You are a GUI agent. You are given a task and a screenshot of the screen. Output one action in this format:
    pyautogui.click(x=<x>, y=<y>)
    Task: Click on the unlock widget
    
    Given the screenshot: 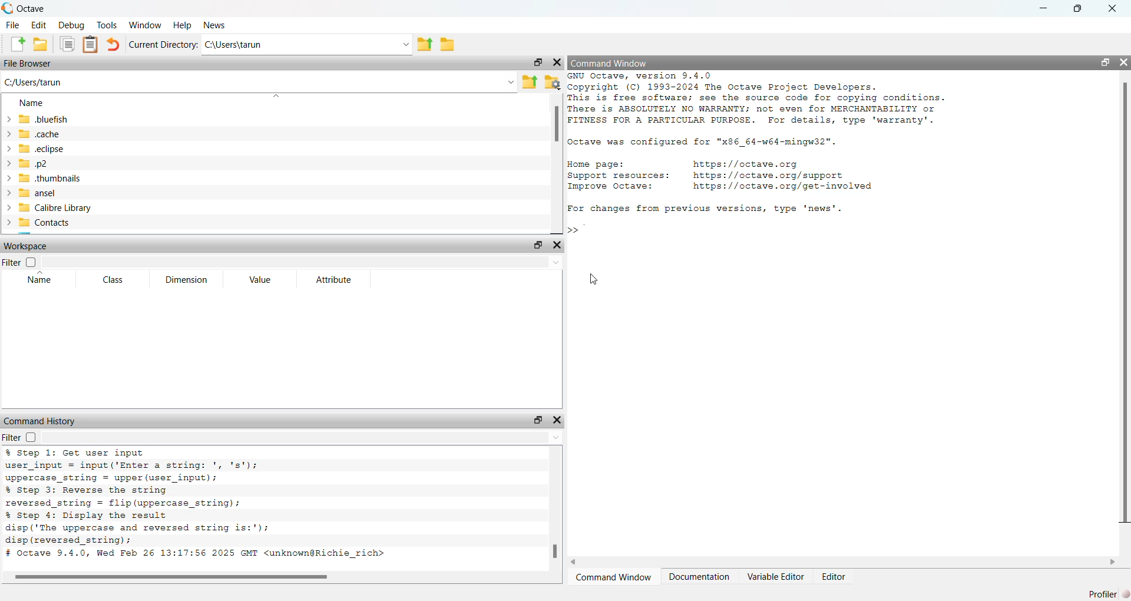 What is the action you would take?
    pyautogui.click(x=536, y=244)
    